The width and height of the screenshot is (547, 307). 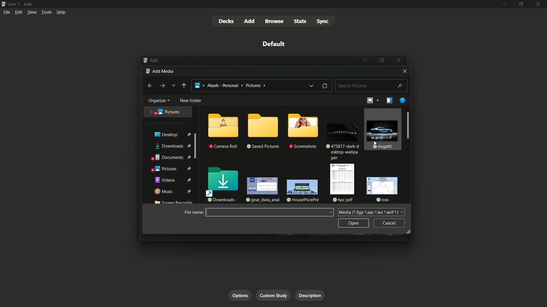 I want to click on show the preview pane, so click(x=388, y=100).